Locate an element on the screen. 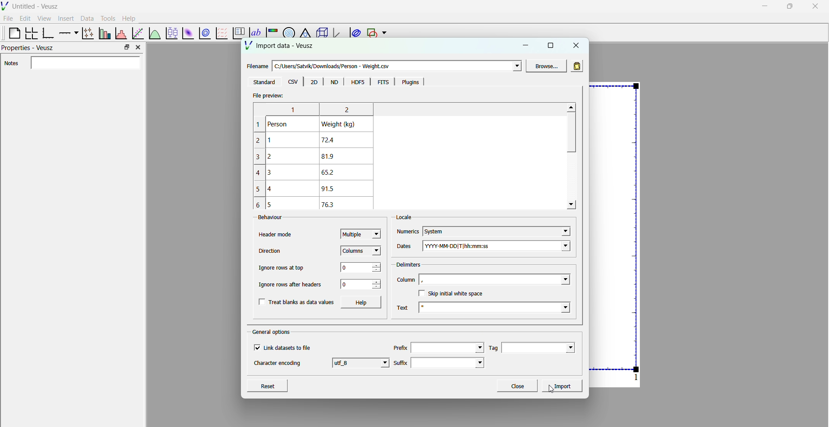 Image resolution: width=829 pixels, height=427 pixels. Plugins is located at coordinates (408, 82).